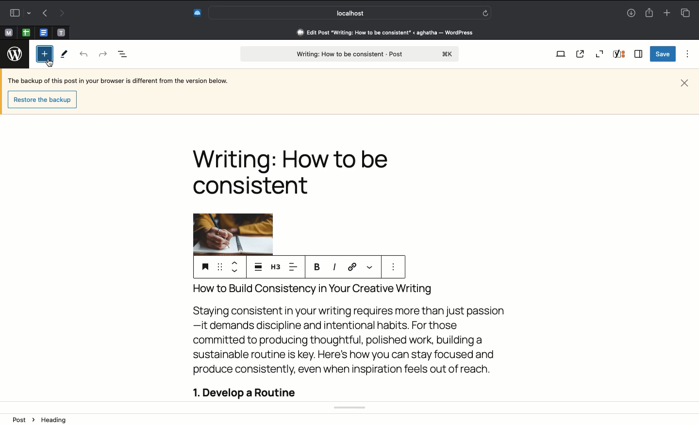  Describe the element at coordinates (234, 233) in the screenshot. I see `Image` at that location.